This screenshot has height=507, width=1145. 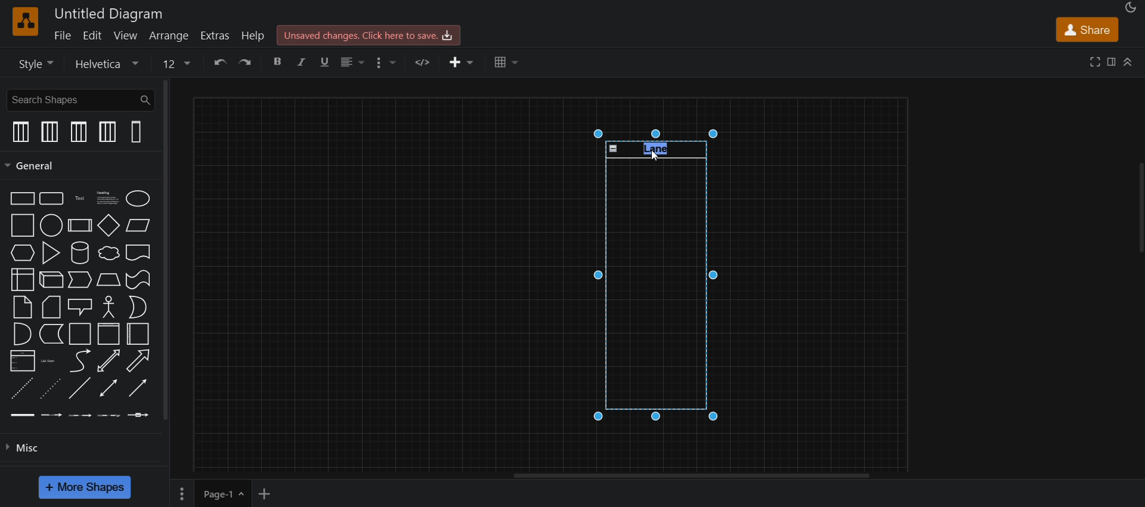 What do you see at coordinates (80, 280) in the screenshot?
I see `step` at bounding box center [80, 280].